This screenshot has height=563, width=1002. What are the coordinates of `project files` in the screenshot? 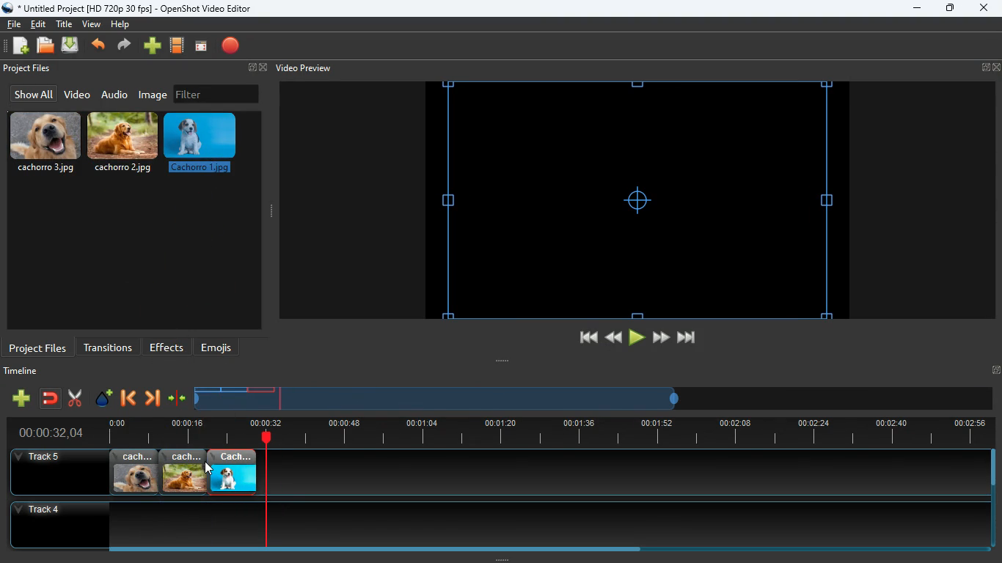 It's located at (38, 347).